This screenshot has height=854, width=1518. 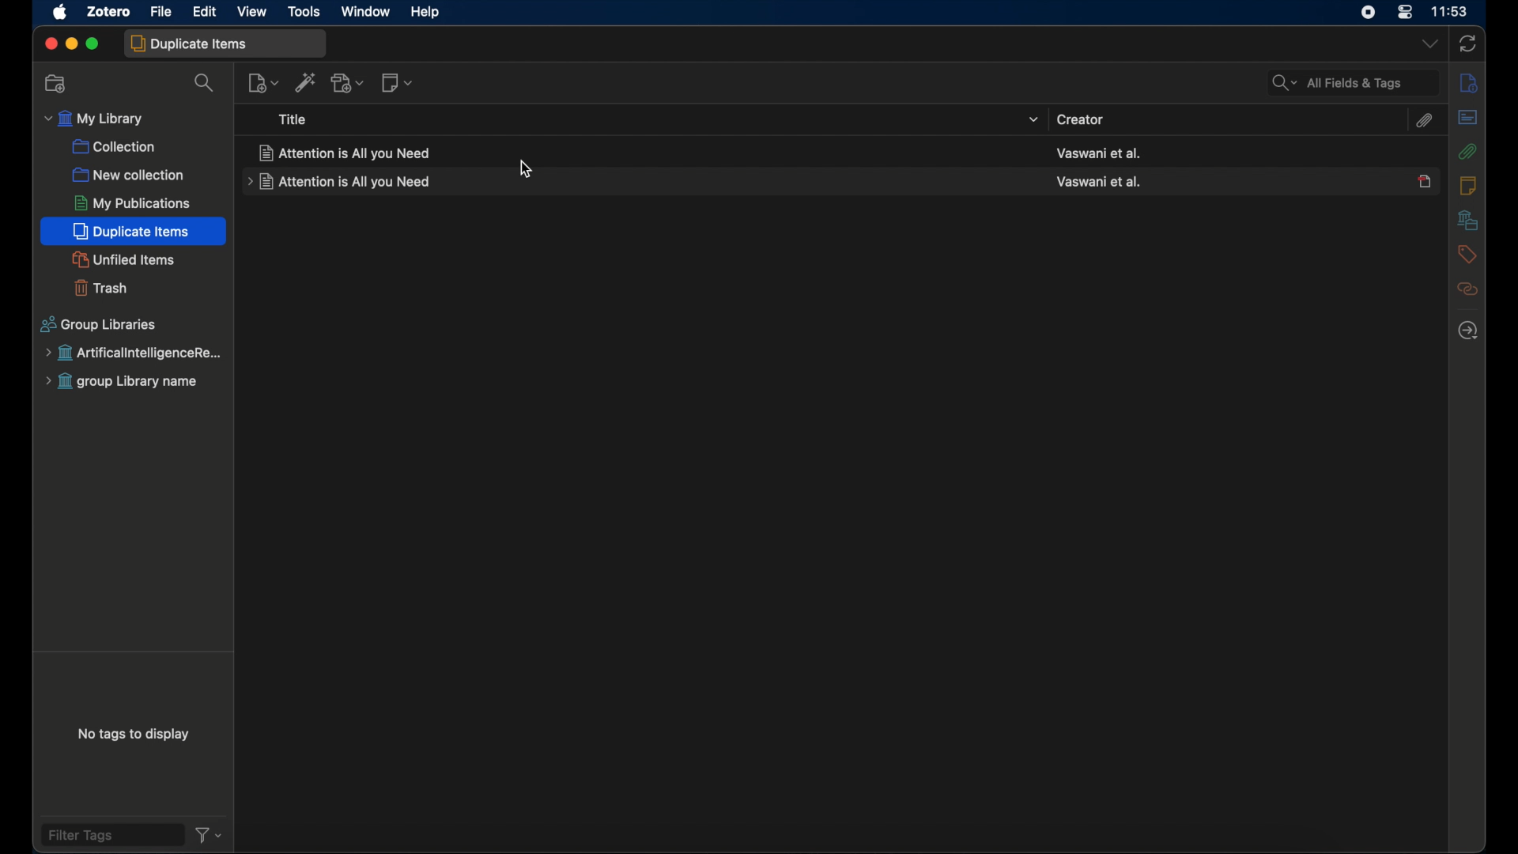 I want to click on zotero, so click(x=108, y=10).